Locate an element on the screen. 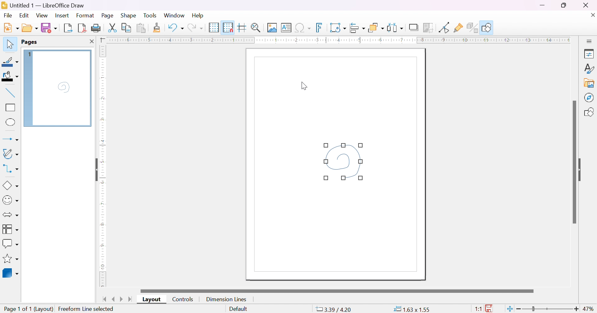  insert special characters is located at coordinates (303, 28).